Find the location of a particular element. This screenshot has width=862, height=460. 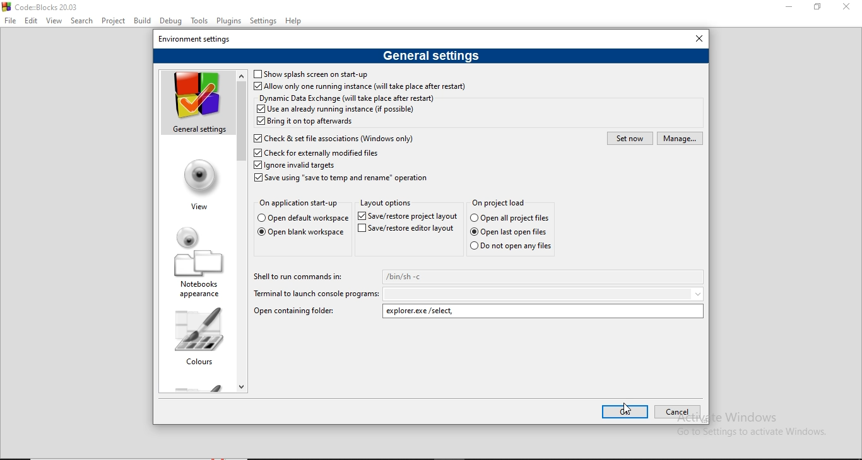

View  is located at coordinates (54, 21).